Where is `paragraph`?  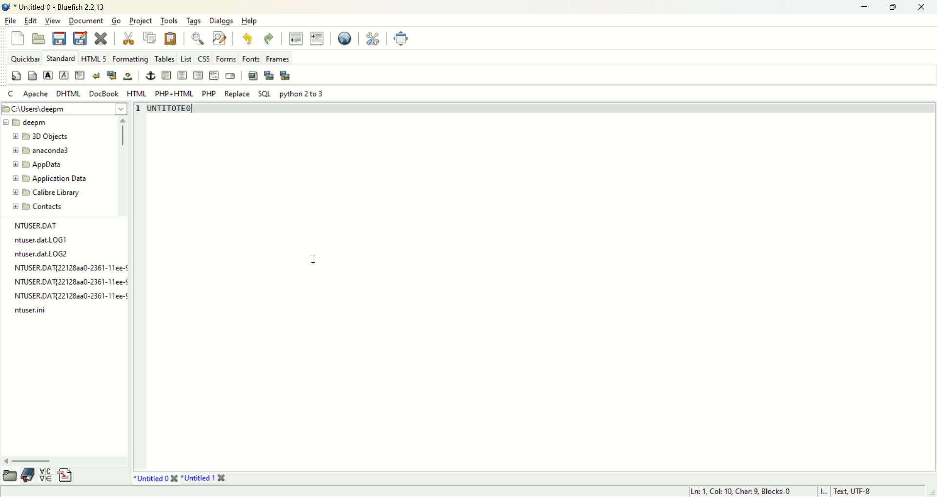 paragraph is located at coordinates (81, 75).